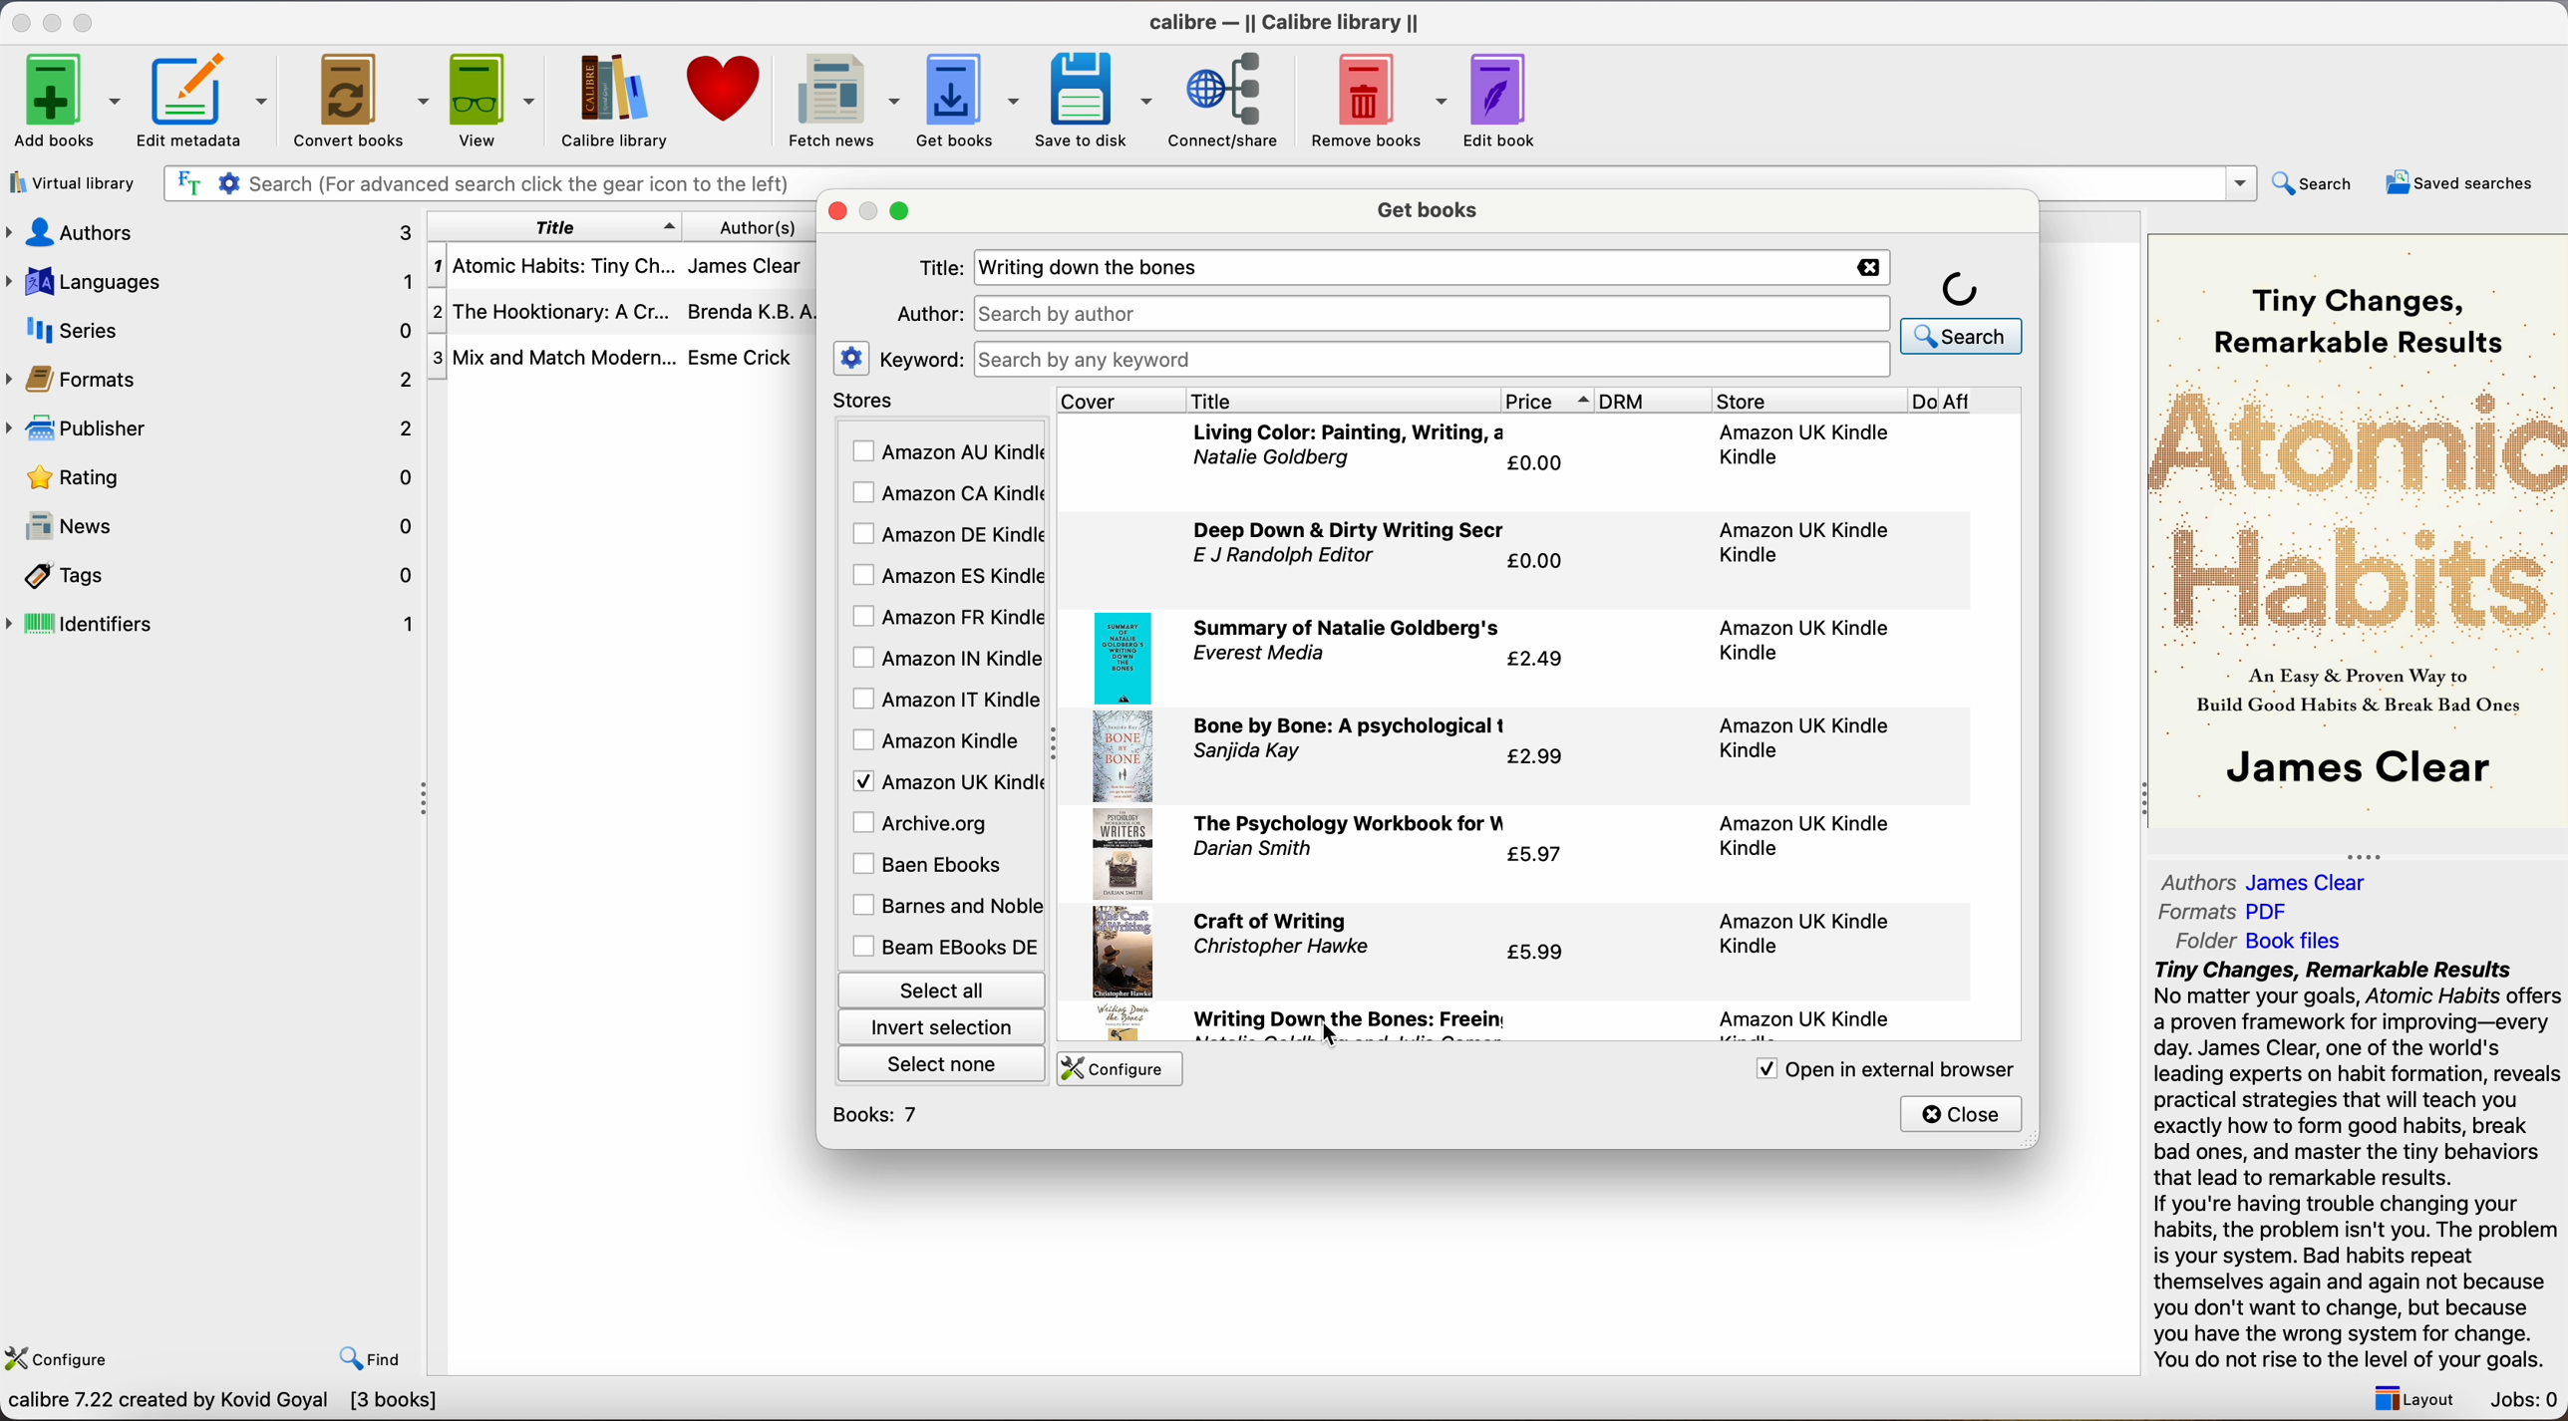 The image size is (2568, 1421). What do you see at coordinates (1348, 430) in the screenshot?
I see `living color: Painting, Writing, a` at bounding box center [1348, 430].